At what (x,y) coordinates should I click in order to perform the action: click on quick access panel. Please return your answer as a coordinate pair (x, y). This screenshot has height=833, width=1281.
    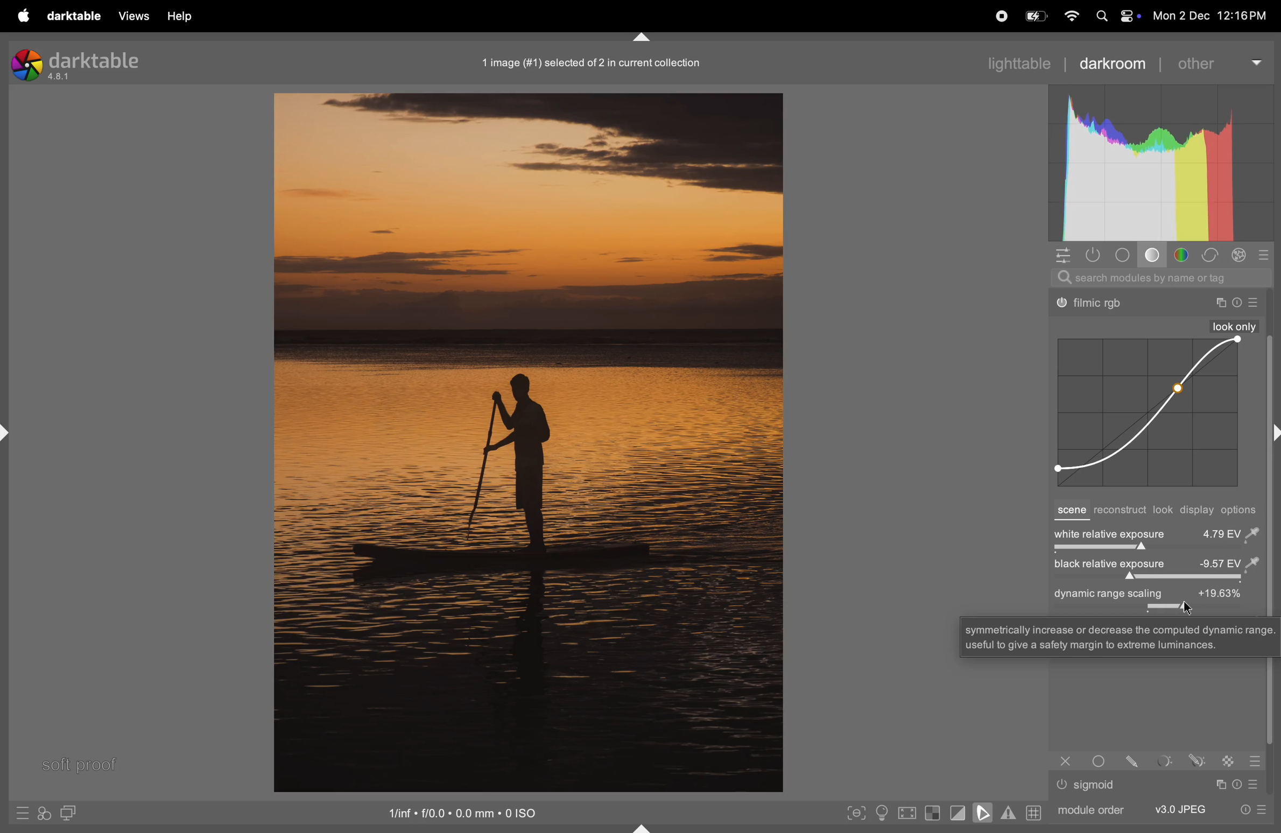
    Looking at the image, I should click on (1061, 255).